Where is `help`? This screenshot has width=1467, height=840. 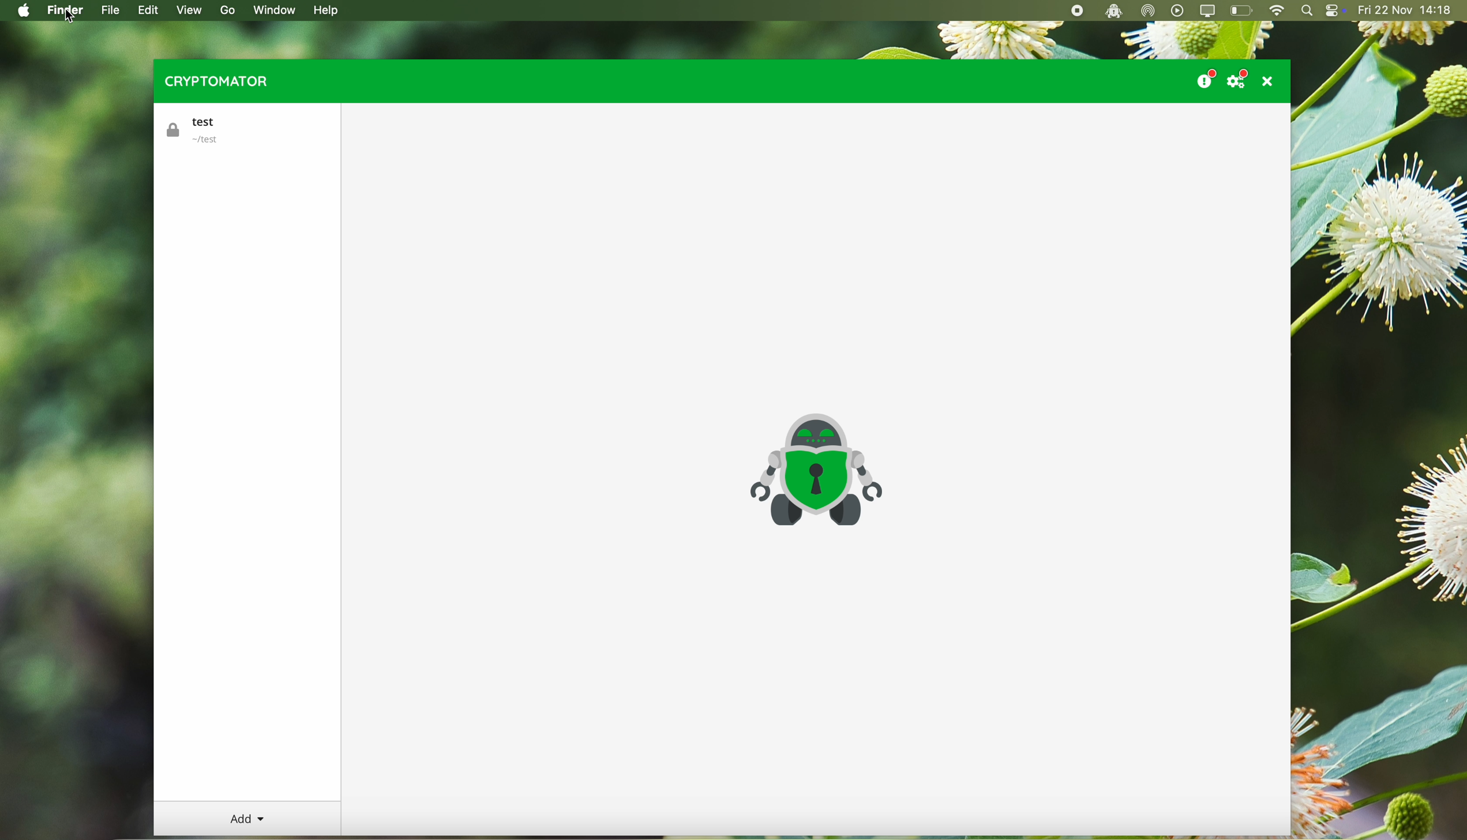
help is located at coordinates (329, 11).